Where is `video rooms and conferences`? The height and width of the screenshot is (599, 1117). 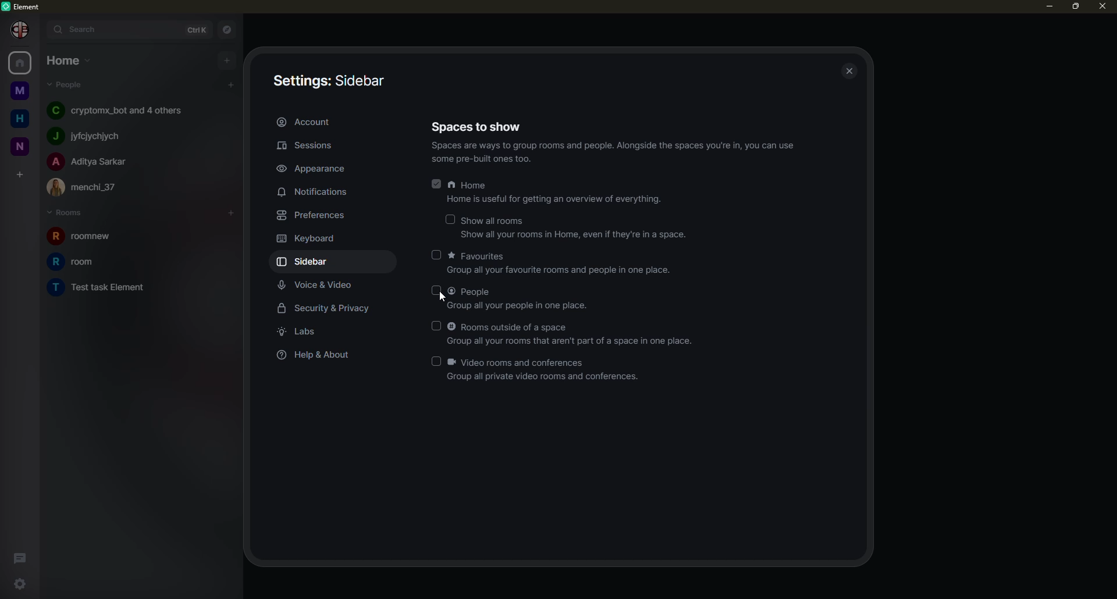
video rooms and conferences is located at coordinates (546, 370).